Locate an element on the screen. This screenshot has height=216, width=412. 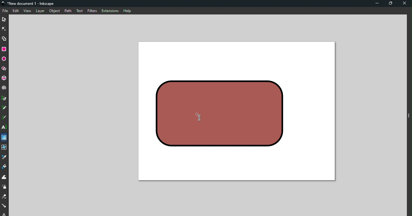
Path is located at coordinates (67, 11).